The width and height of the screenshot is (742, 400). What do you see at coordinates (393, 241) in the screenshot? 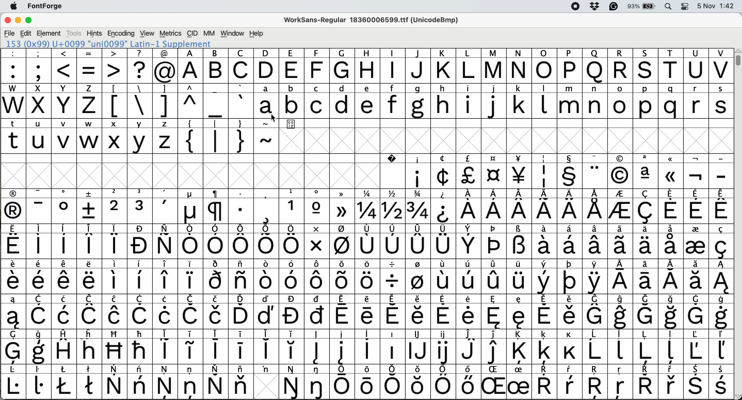
I see `symbol` at bounding box center [393, 241].